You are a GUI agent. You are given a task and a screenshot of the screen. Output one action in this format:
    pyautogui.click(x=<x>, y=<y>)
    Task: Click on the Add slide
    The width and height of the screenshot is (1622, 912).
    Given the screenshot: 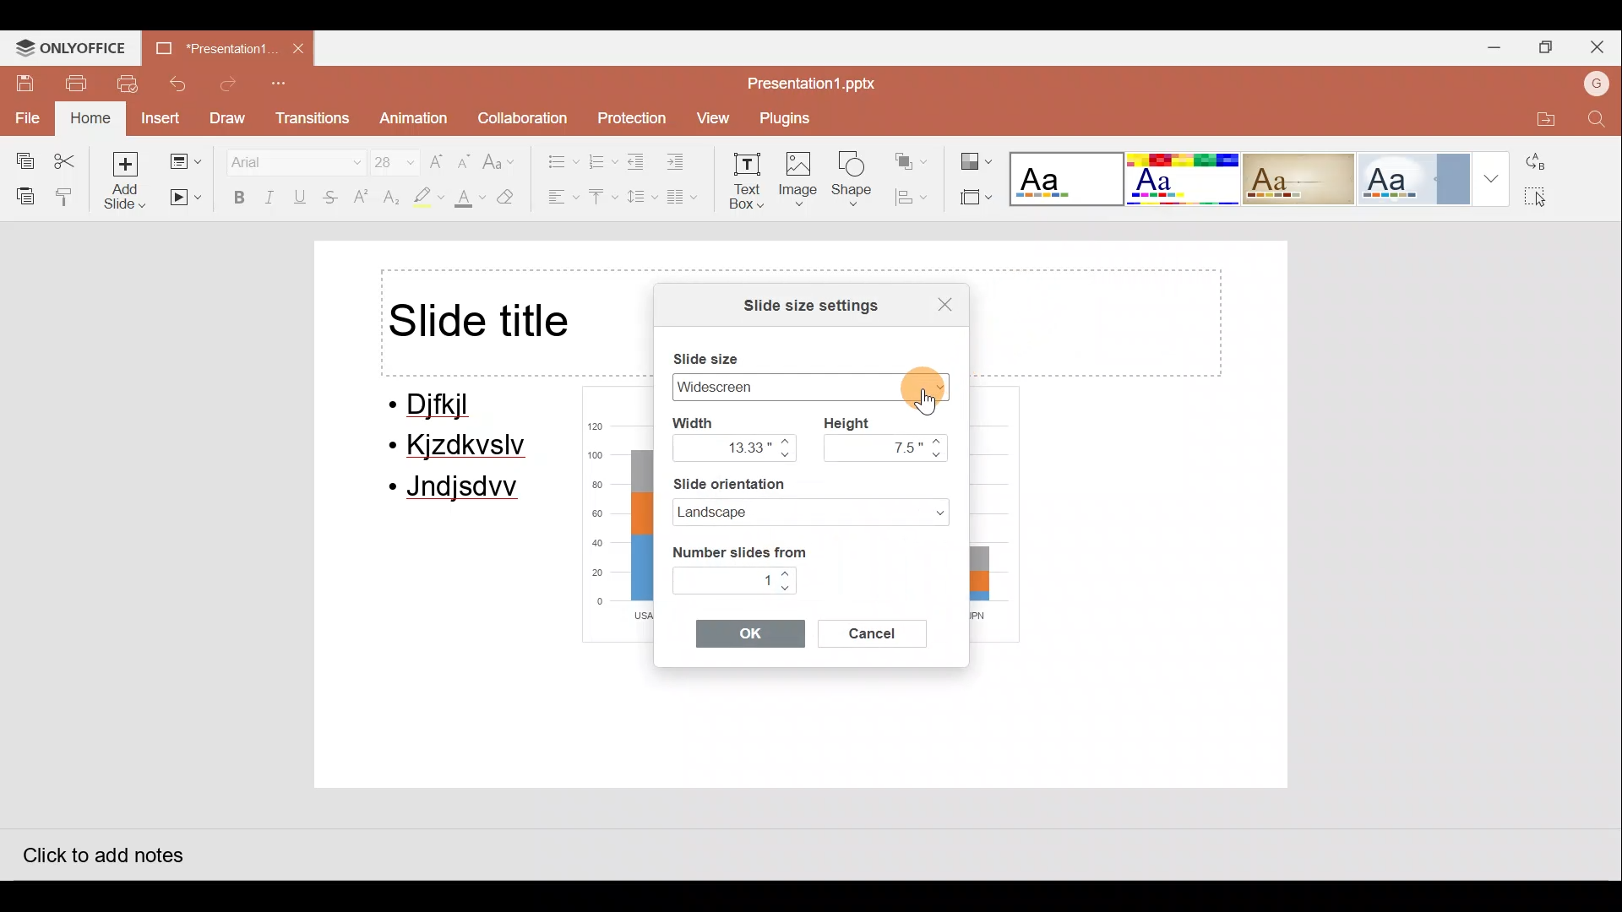 What is the action you would take?
    pyautogui.click(x=126, y=180)
    